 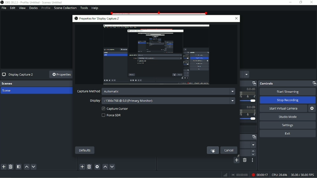 What do you see at coordinates (34, 3) in the screenshot?
I see `OBS 30.2.3 - Profile: Untitled - Scenes: Untitled` at bounding box center [34, 3].